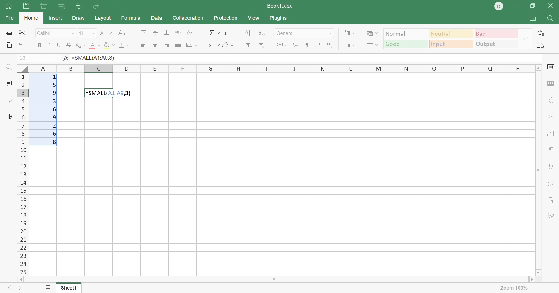  Describe the element at coordinates (514, 288) in the screenshot. I see `Zoom out 100%` at that location.